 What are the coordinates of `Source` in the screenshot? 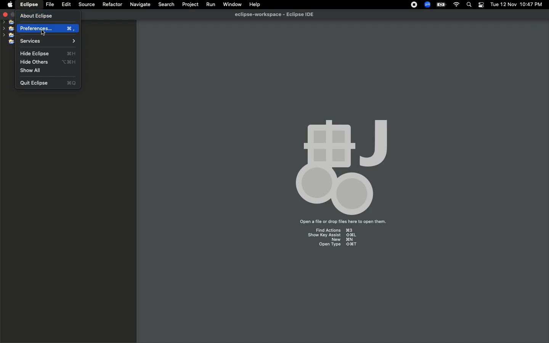 It's located at (85, 5).